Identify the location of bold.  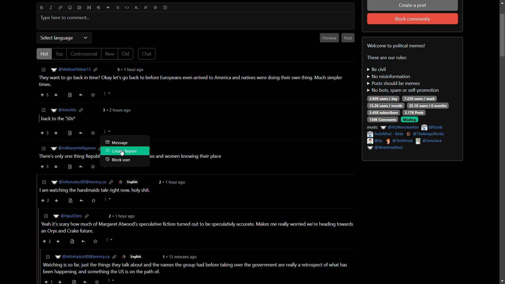
(42, 8).